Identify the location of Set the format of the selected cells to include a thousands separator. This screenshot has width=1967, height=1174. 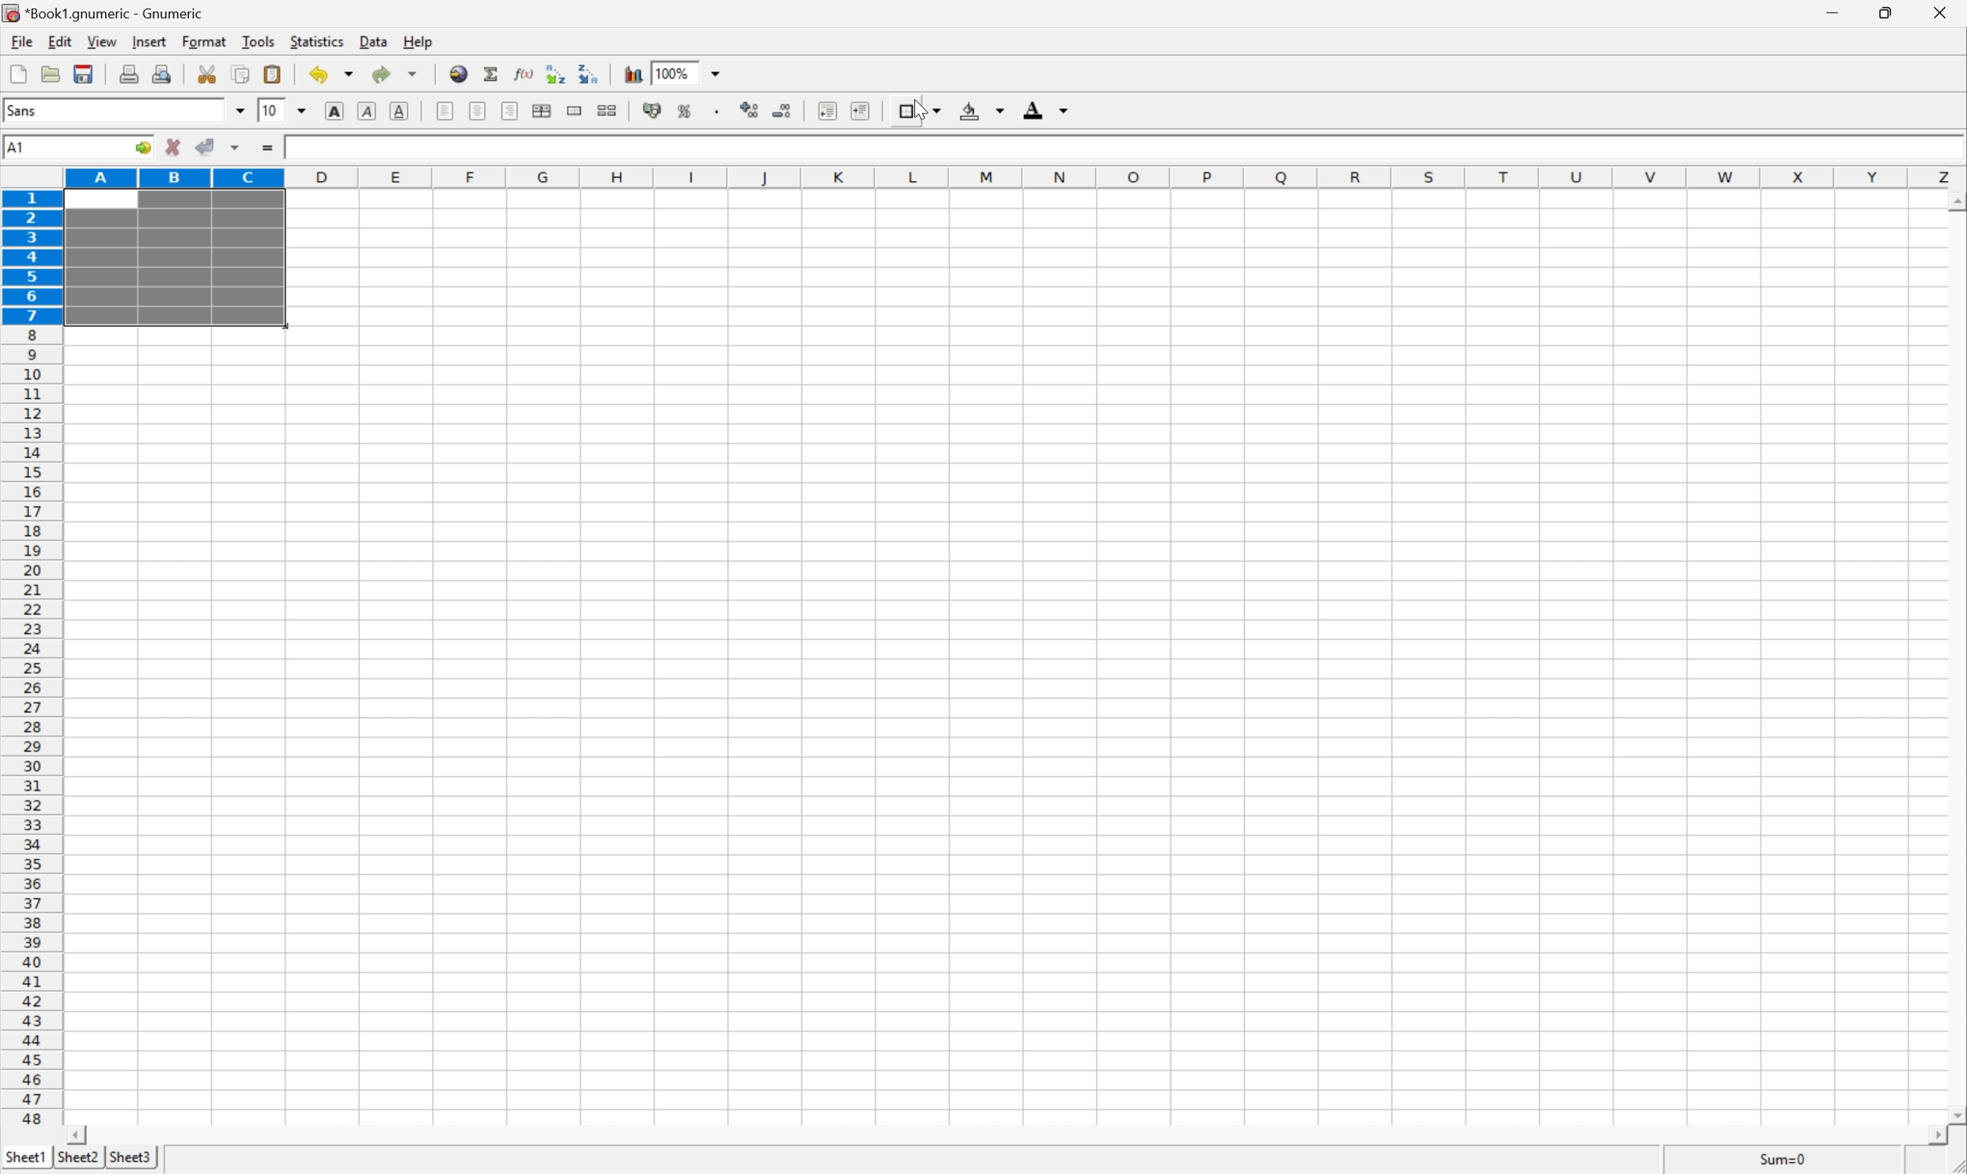
(714, 110).